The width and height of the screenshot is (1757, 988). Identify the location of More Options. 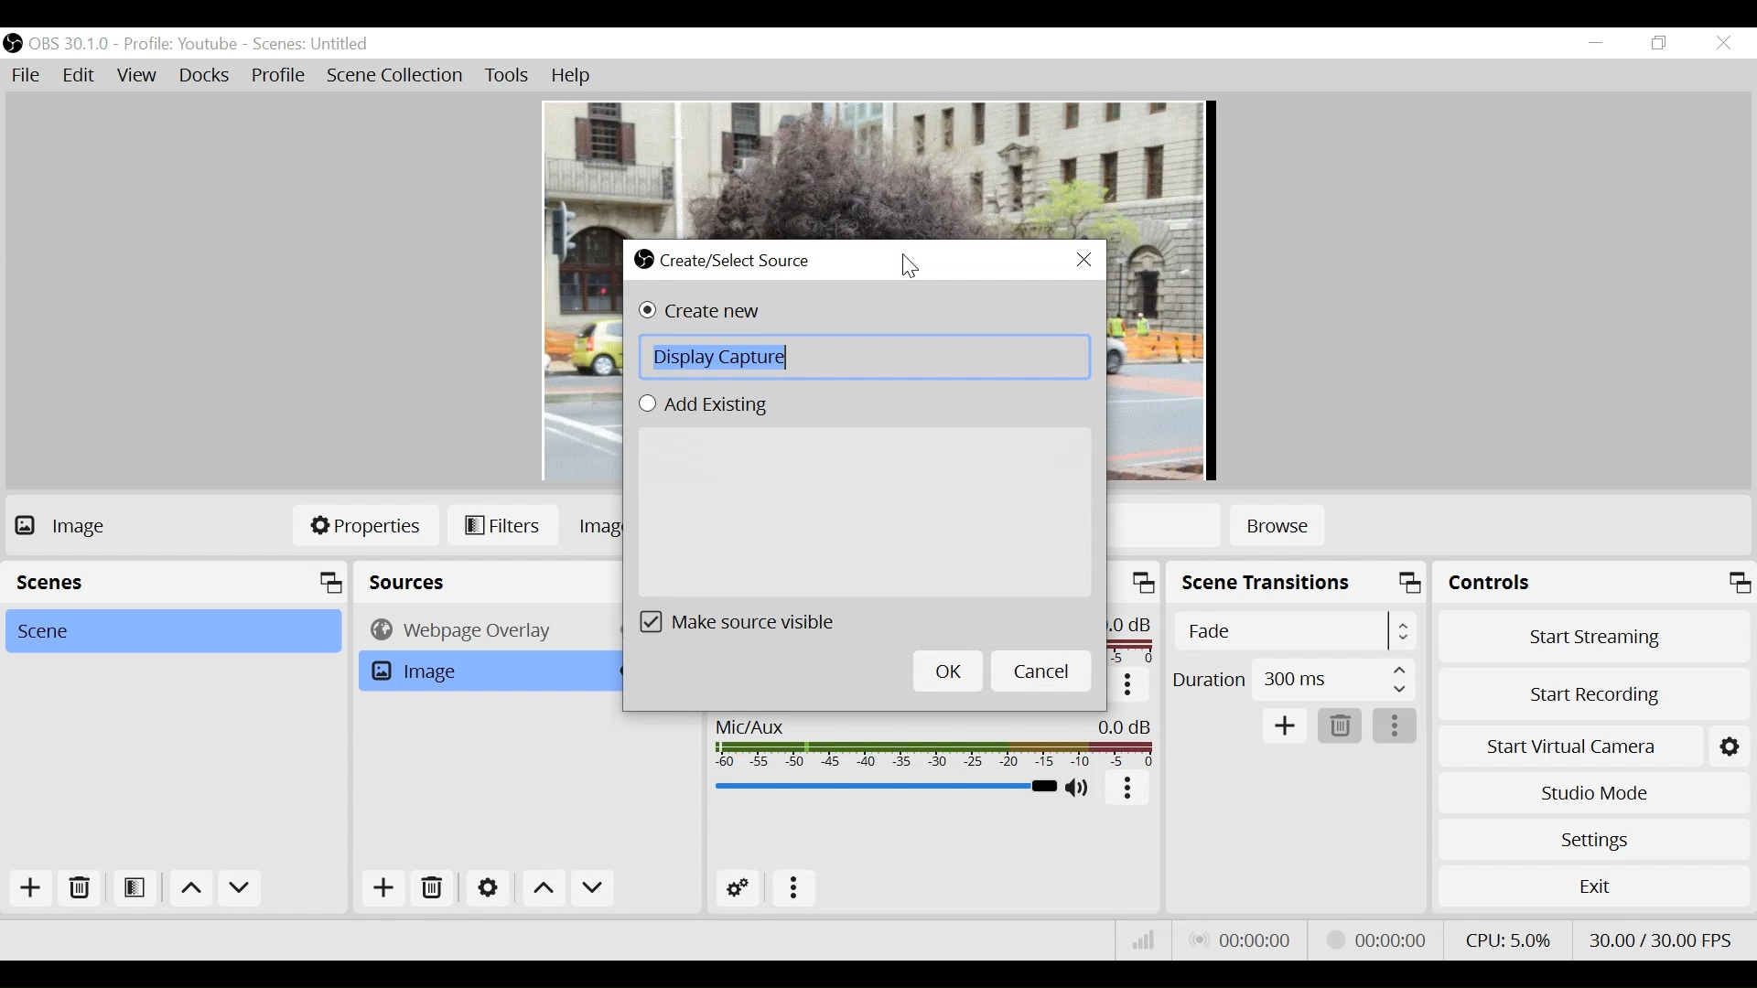
(793, 891).